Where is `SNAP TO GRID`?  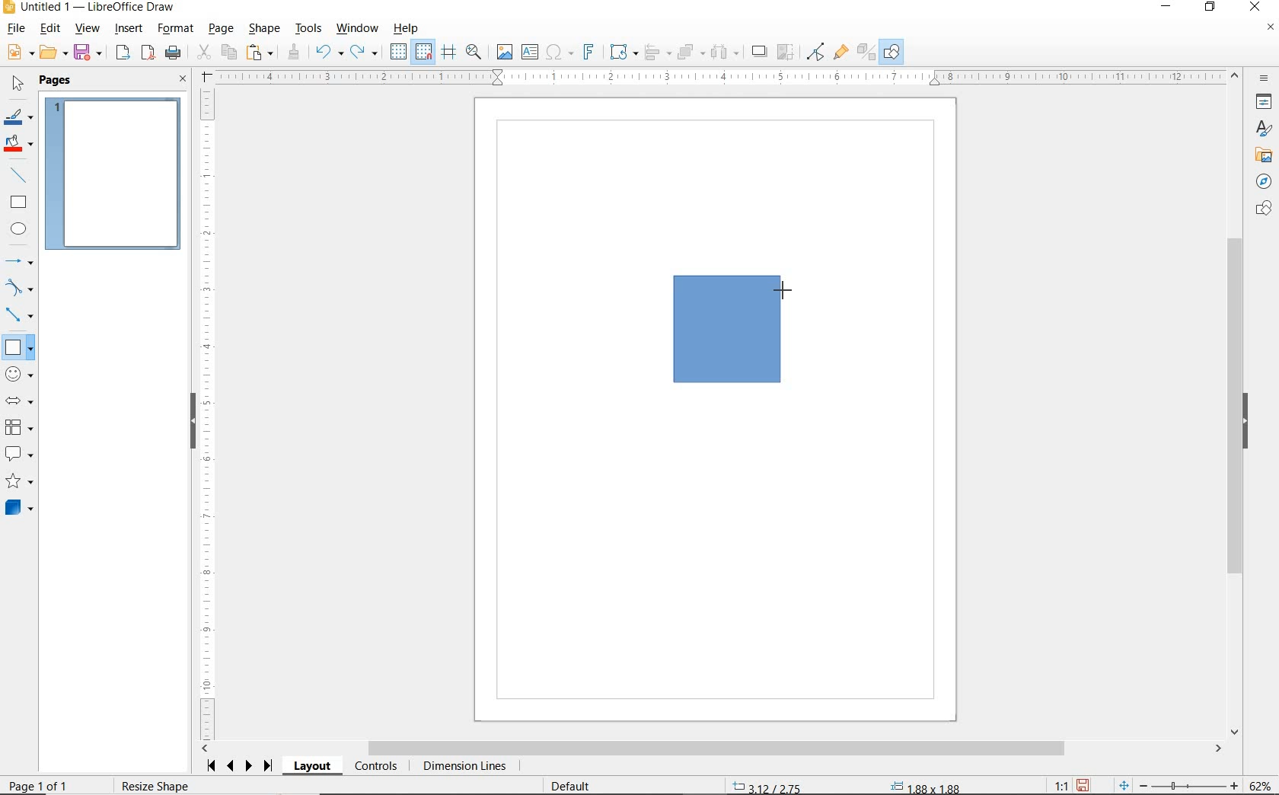
SNAP TO GRID is located at coordinates (424, 52).